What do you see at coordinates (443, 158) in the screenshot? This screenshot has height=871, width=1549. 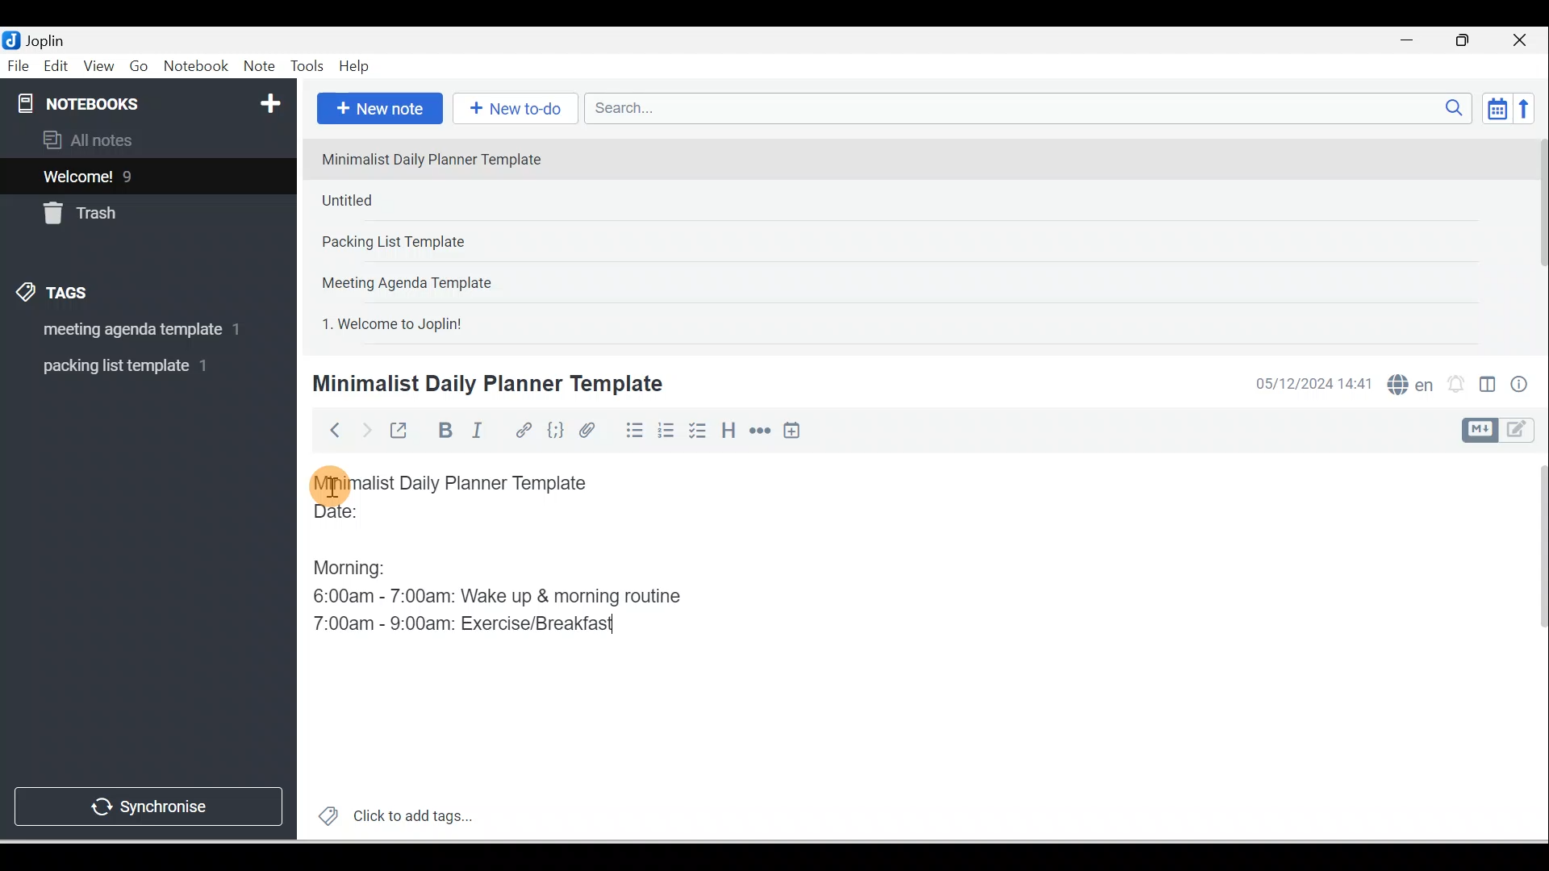 I see `Note 1` at bounding box center [443, 158].